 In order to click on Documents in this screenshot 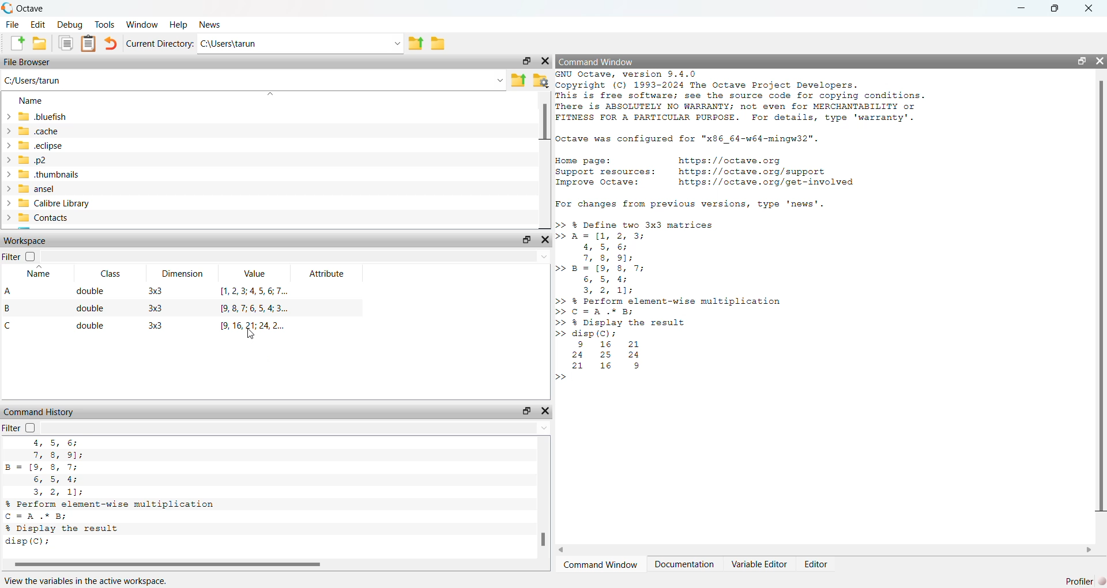, I will do `click(66, 43)`.